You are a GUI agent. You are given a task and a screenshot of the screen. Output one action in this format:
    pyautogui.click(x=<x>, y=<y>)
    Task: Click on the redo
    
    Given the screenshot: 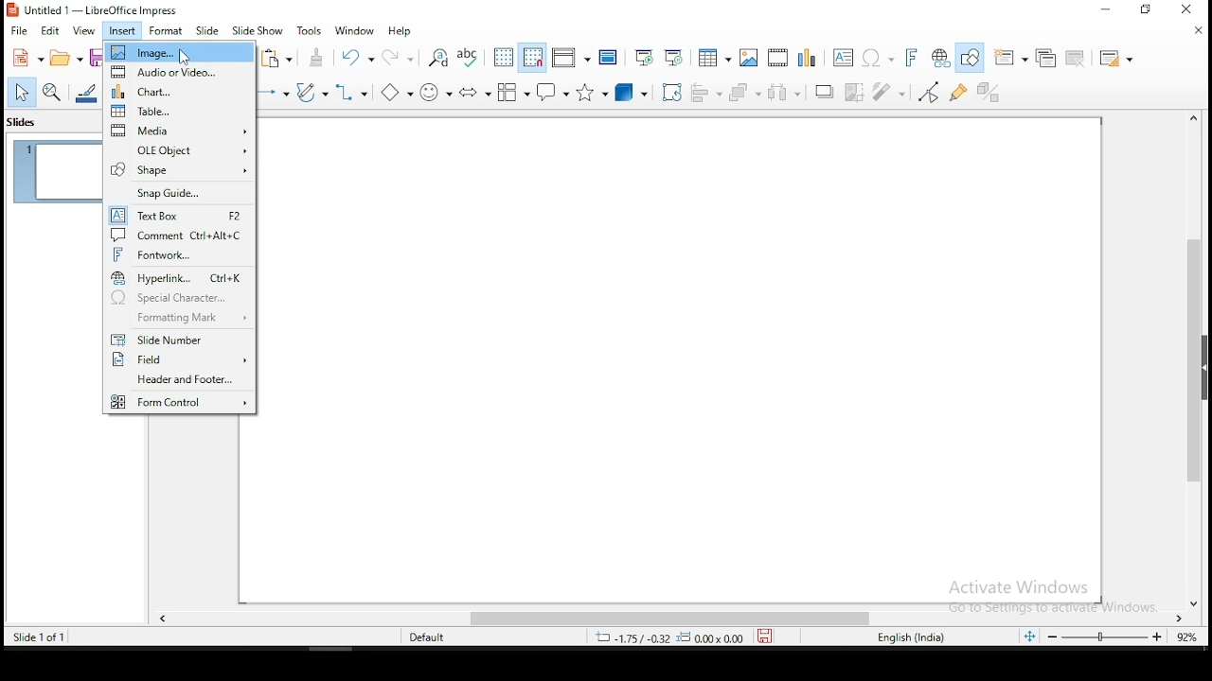 What is the action you would take?
    pyautogui.click(x=401, y=58)
    